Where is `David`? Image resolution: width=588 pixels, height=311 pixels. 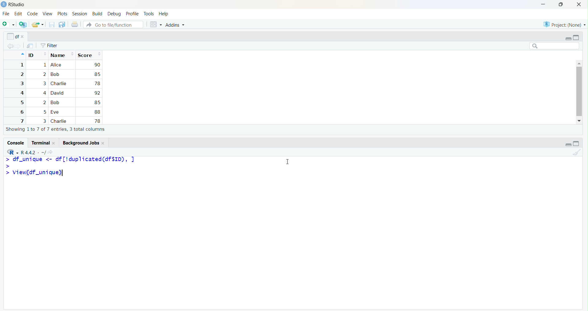
David is located at coordinates (58, 92).